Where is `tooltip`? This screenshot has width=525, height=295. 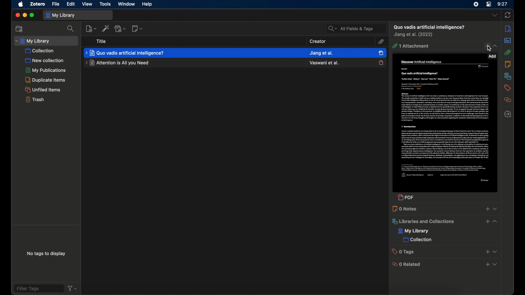
tooltip is located at coordinates (492, 56).